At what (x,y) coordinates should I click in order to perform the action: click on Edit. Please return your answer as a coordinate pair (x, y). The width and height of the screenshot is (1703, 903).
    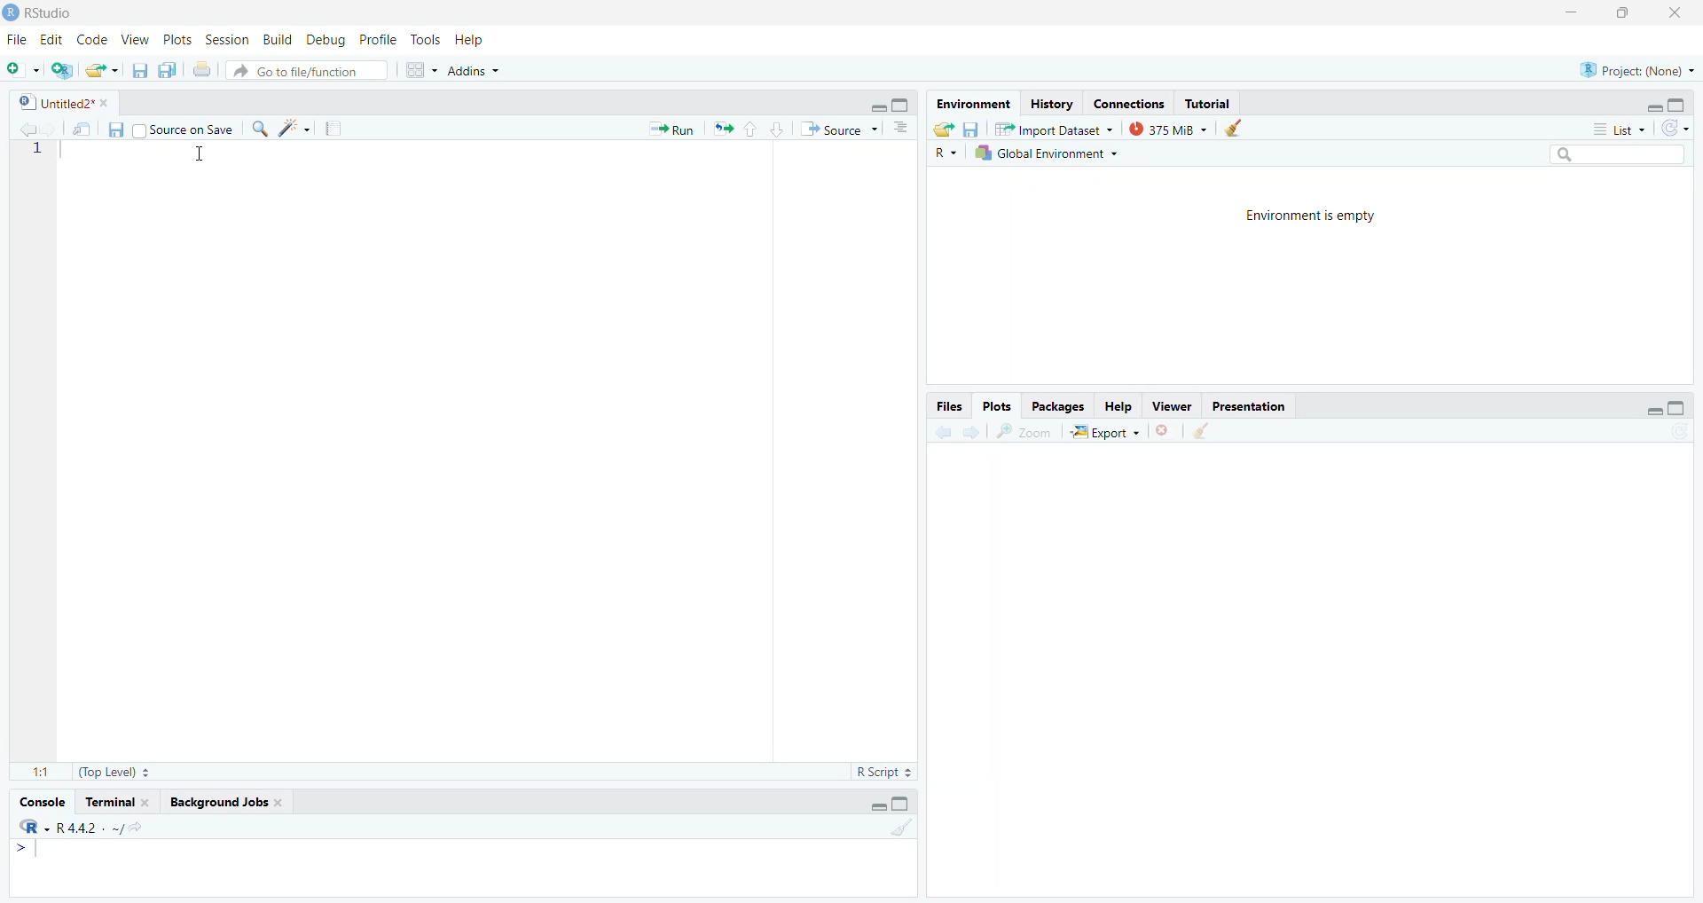
    Looking at the image, I should click on (51, 40).